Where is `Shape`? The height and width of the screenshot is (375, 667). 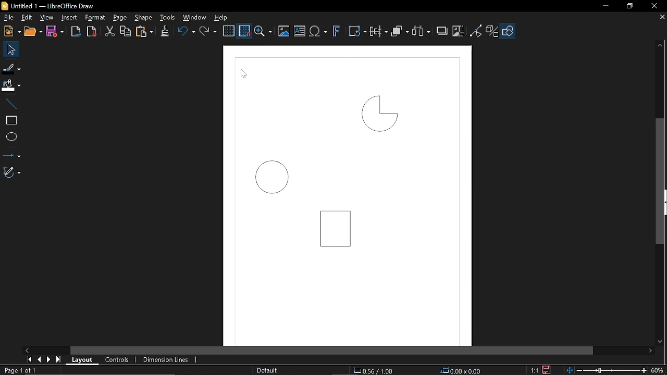
Shape is located at coordinates (143, 18).